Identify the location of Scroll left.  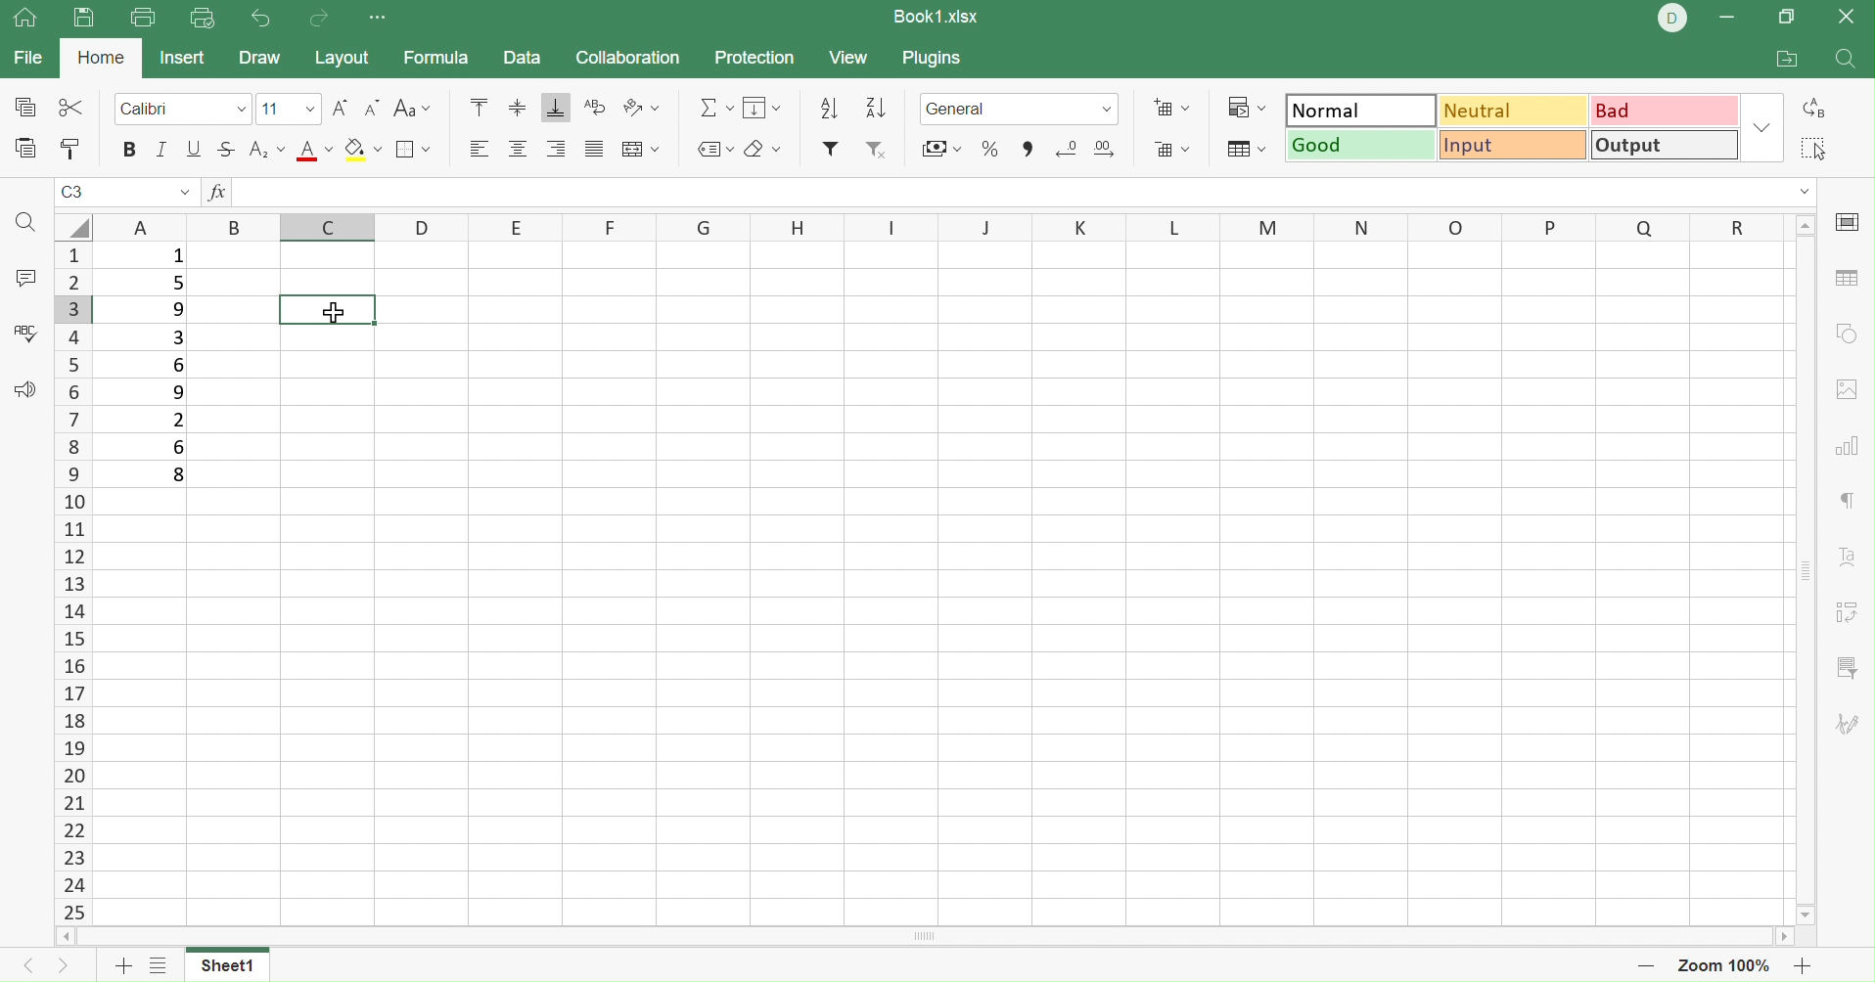
(65, 936).